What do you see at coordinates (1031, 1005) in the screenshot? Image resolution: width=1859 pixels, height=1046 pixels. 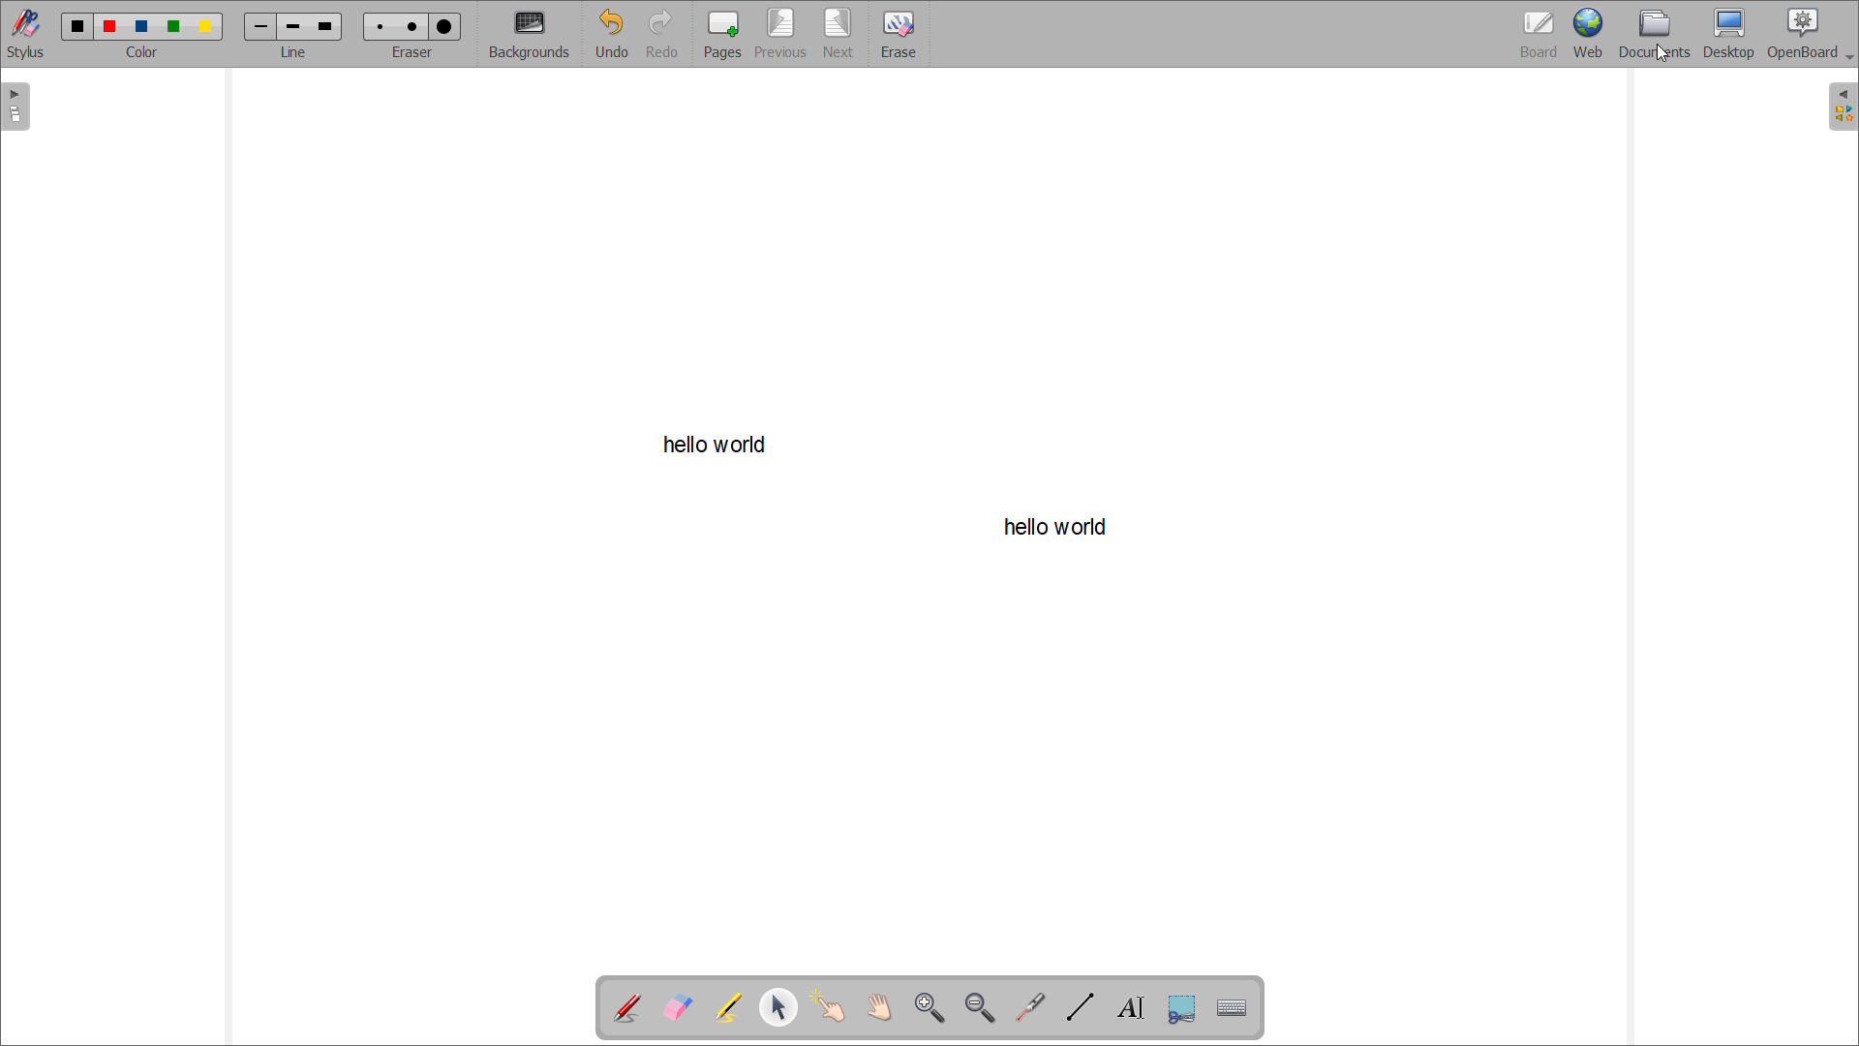 I see `virtual laser pointer` at bounding box center [1031, 1005].